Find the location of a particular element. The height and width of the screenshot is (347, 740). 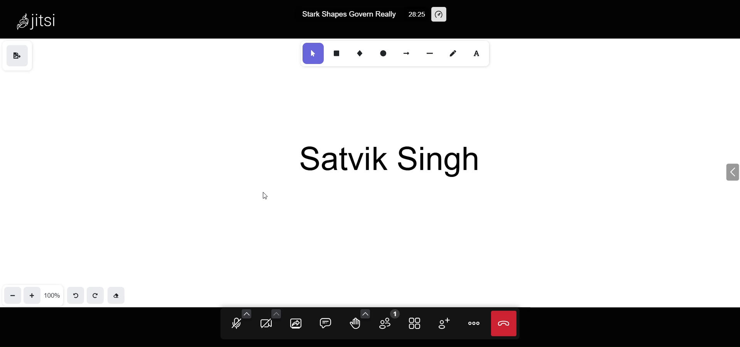

zoom in is located at coordinates (33, 295).